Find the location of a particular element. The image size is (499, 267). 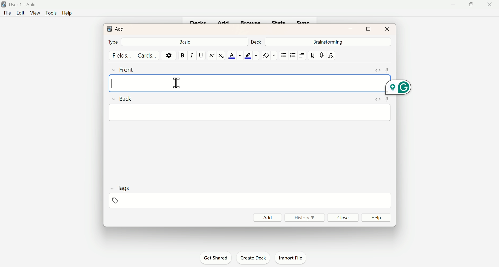

Underline is located at coordinates (201, 55).